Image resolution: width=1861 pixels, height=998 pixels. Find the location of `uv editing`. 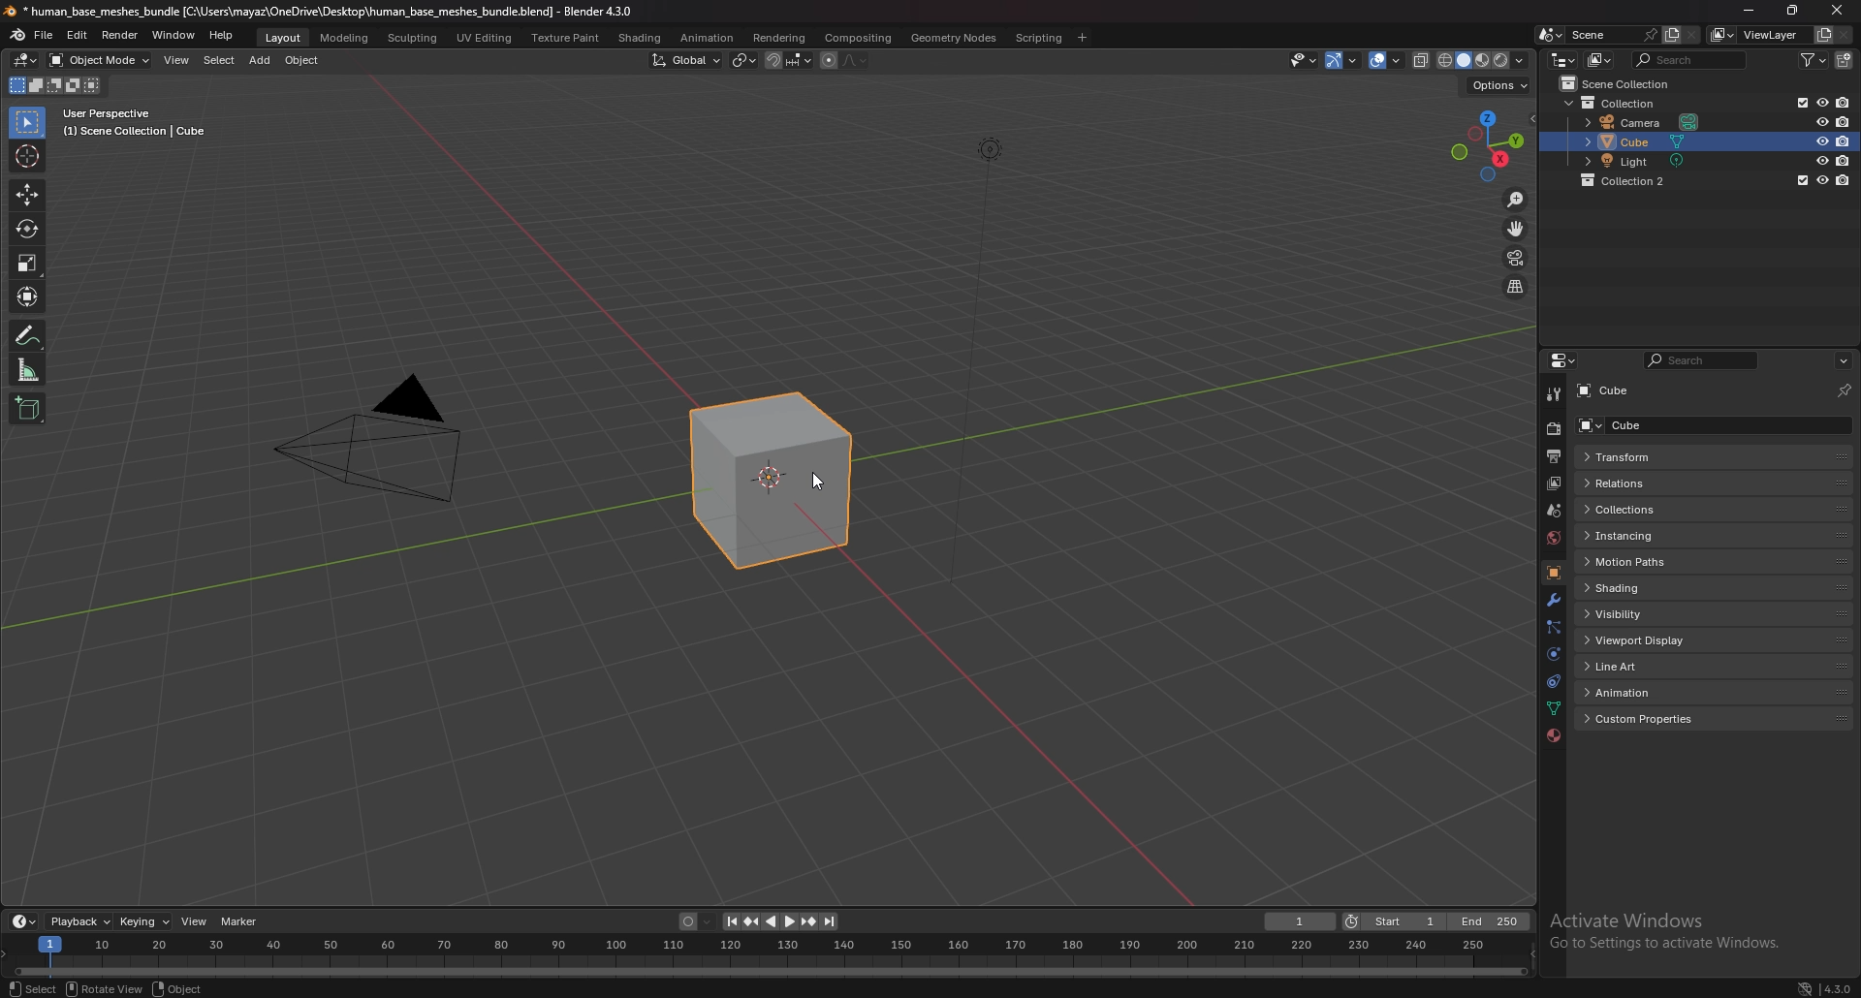

uv editing is located at coordinates (484, 37).